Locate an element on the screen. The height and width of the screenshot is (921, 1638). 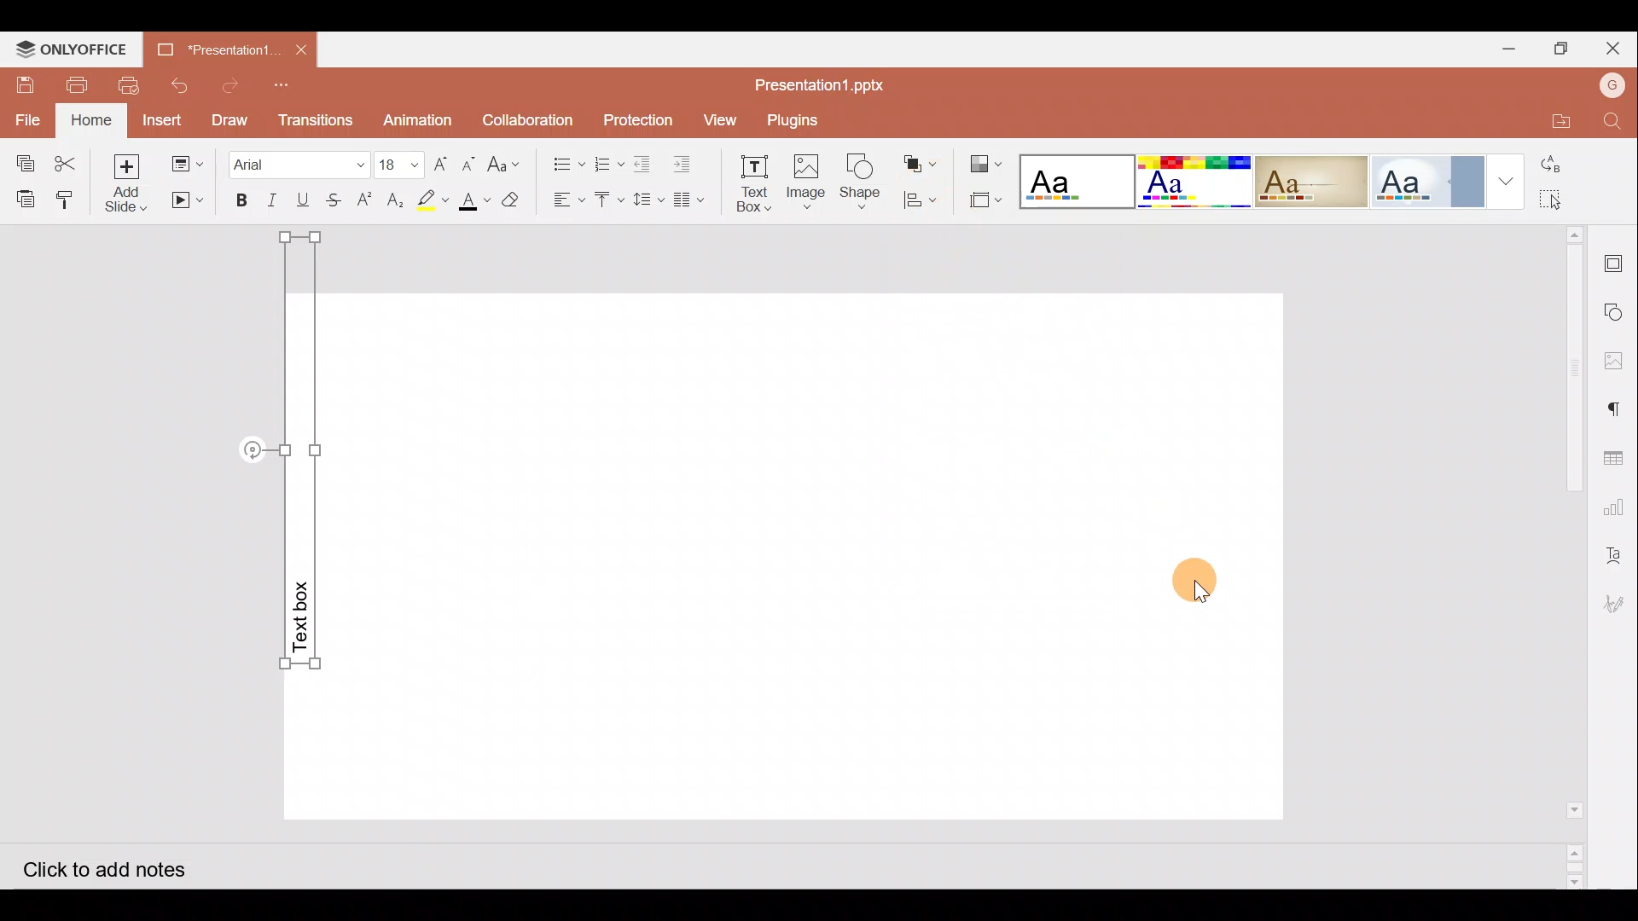
Home is located at coordinates (93, 119).